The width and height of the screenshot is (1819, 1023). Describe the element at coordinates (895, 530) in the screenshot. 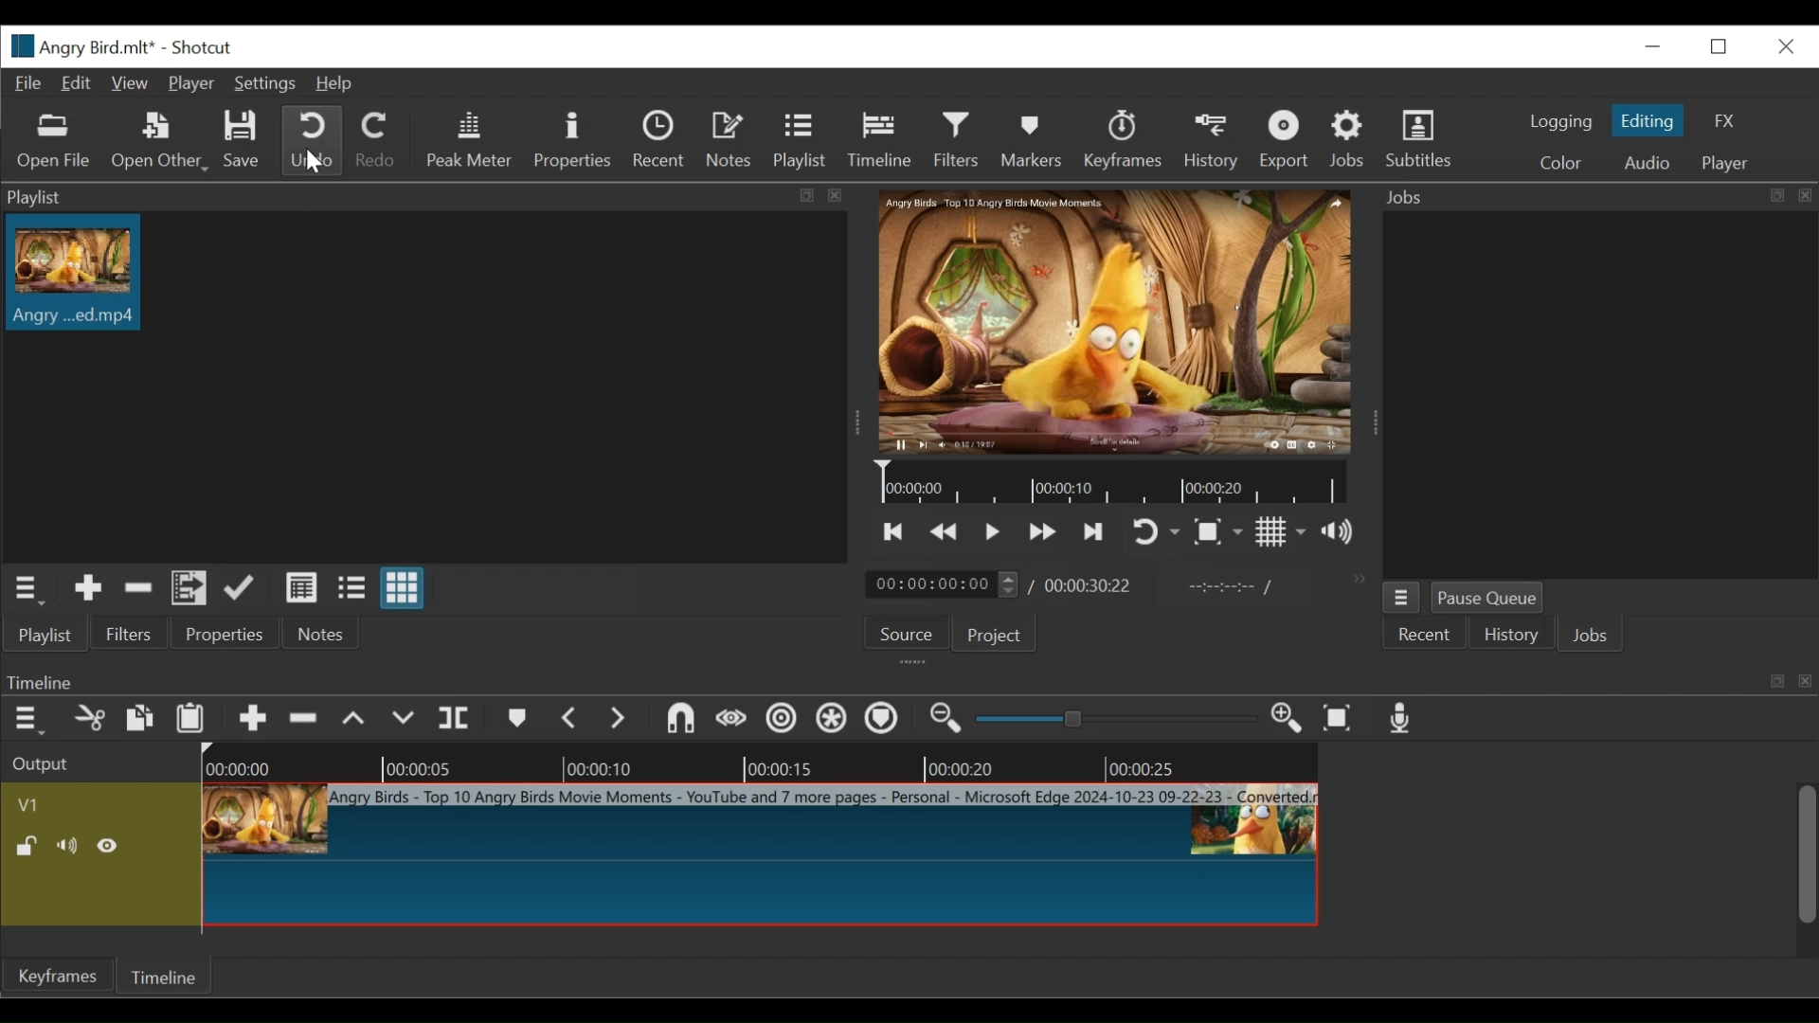

I see `Skip to the previous point` at that location.